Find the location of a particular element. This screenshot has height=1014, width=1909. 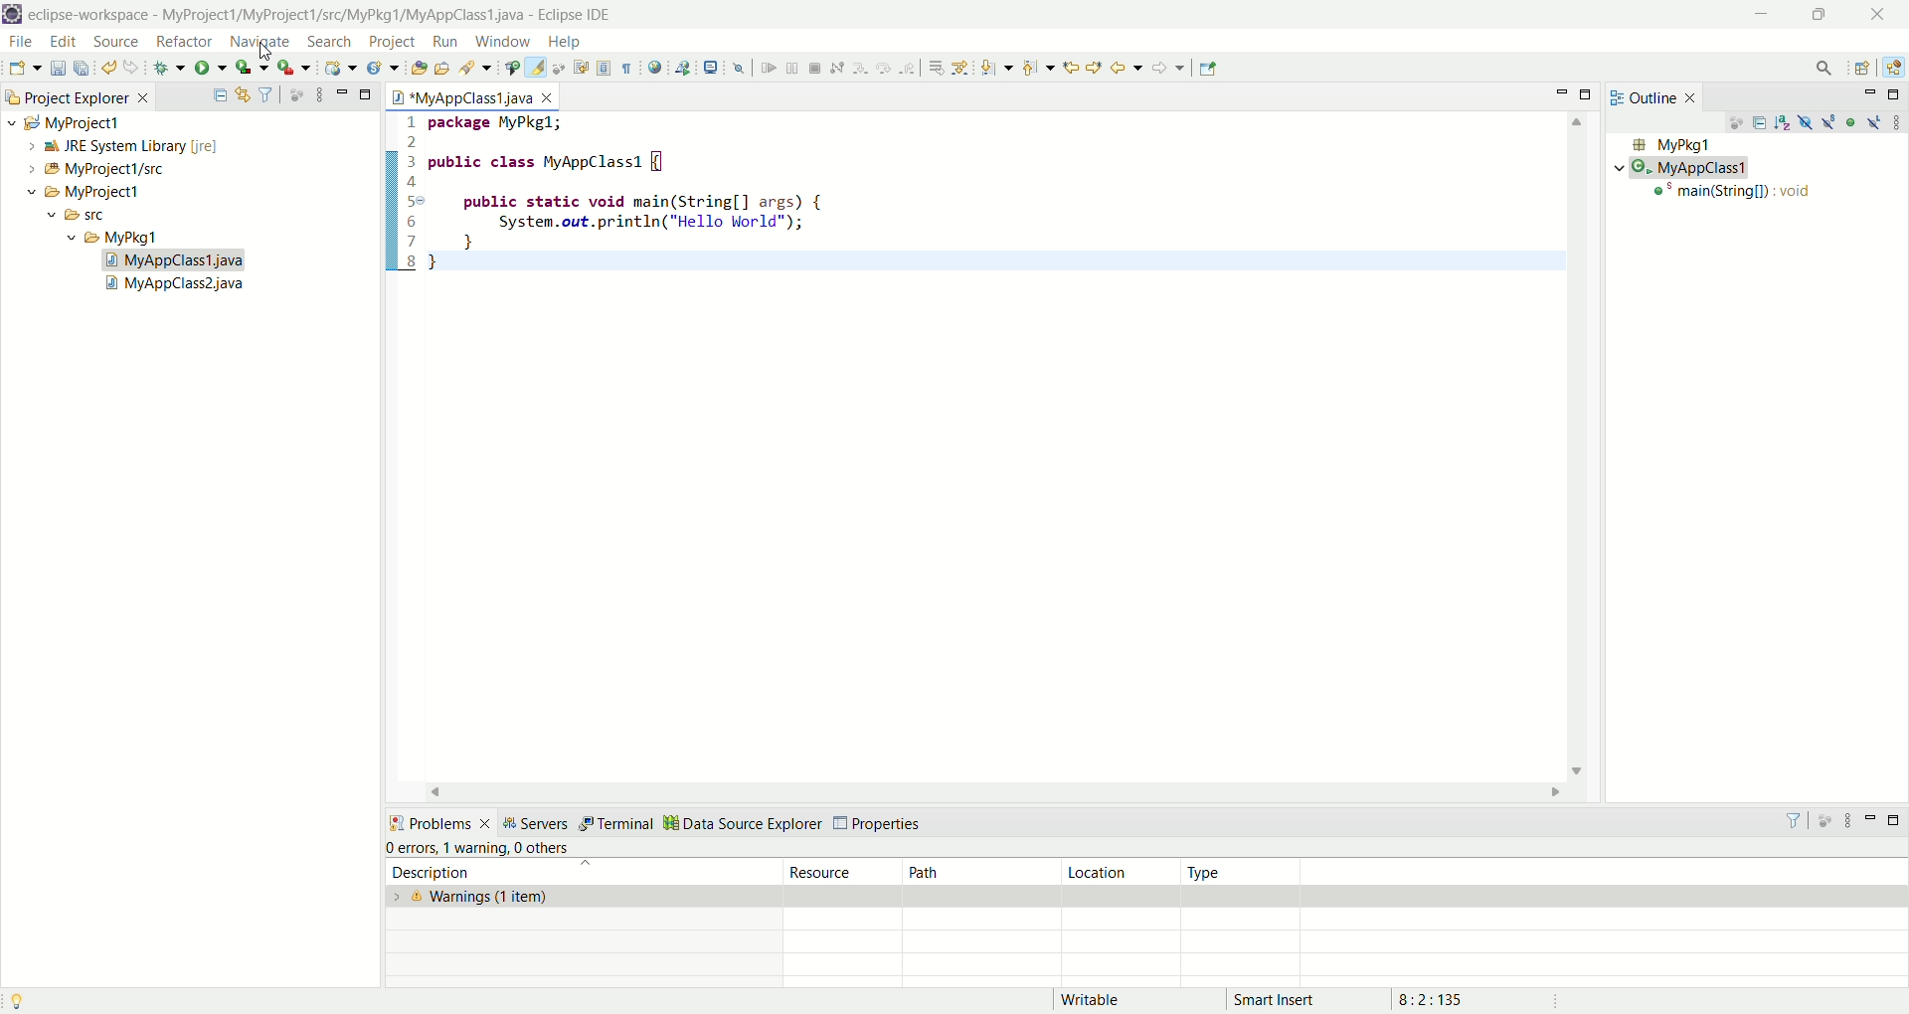

location is located at coordinates (1120, 872).